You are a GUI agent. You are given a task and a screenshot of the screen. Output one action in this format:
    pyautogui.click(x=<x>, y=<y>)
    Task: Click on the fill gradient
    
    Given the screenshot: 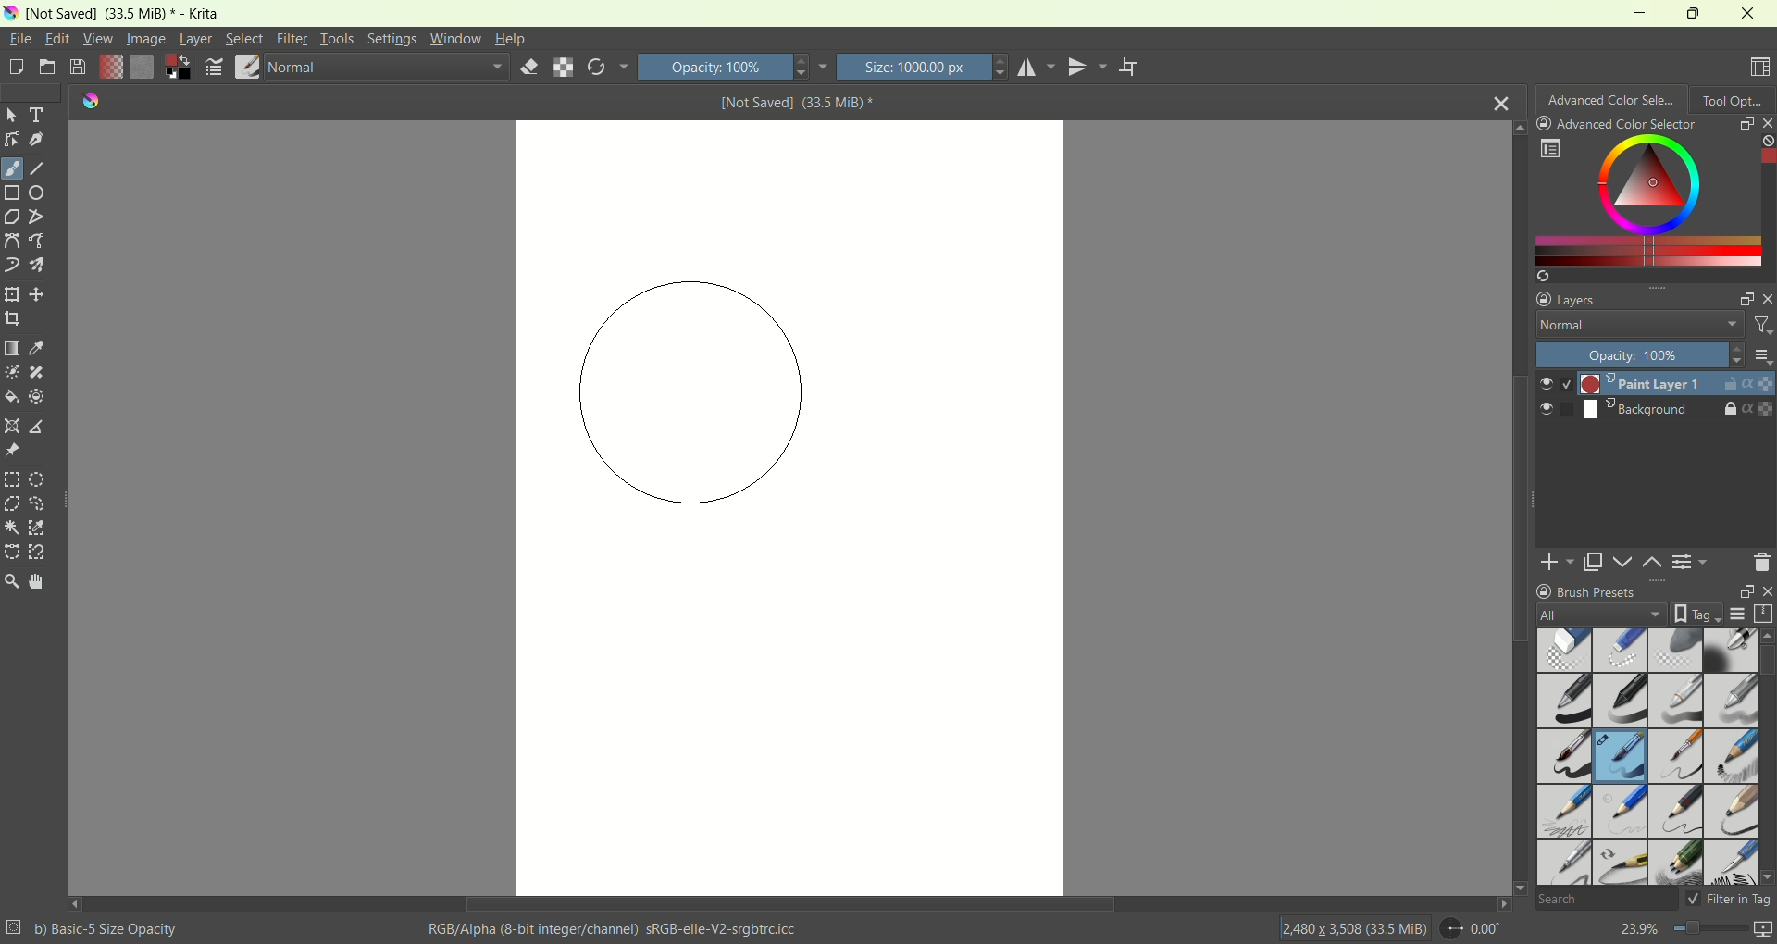 What is the action you would take?
    pyautogui.click(x=110, y=68)
    